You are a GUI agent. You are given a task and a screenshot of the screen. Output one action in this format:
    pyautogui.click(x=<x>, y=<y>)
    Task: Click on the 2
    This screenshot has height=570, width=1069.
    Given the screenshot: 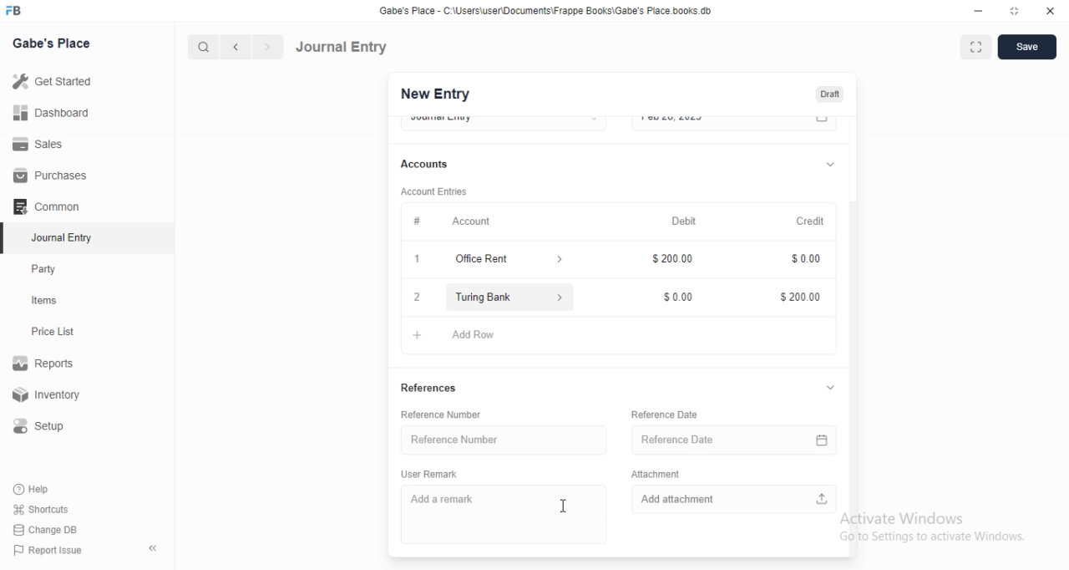 What is the action you would take?
    pyautogui.click(x=414, y=298)
    